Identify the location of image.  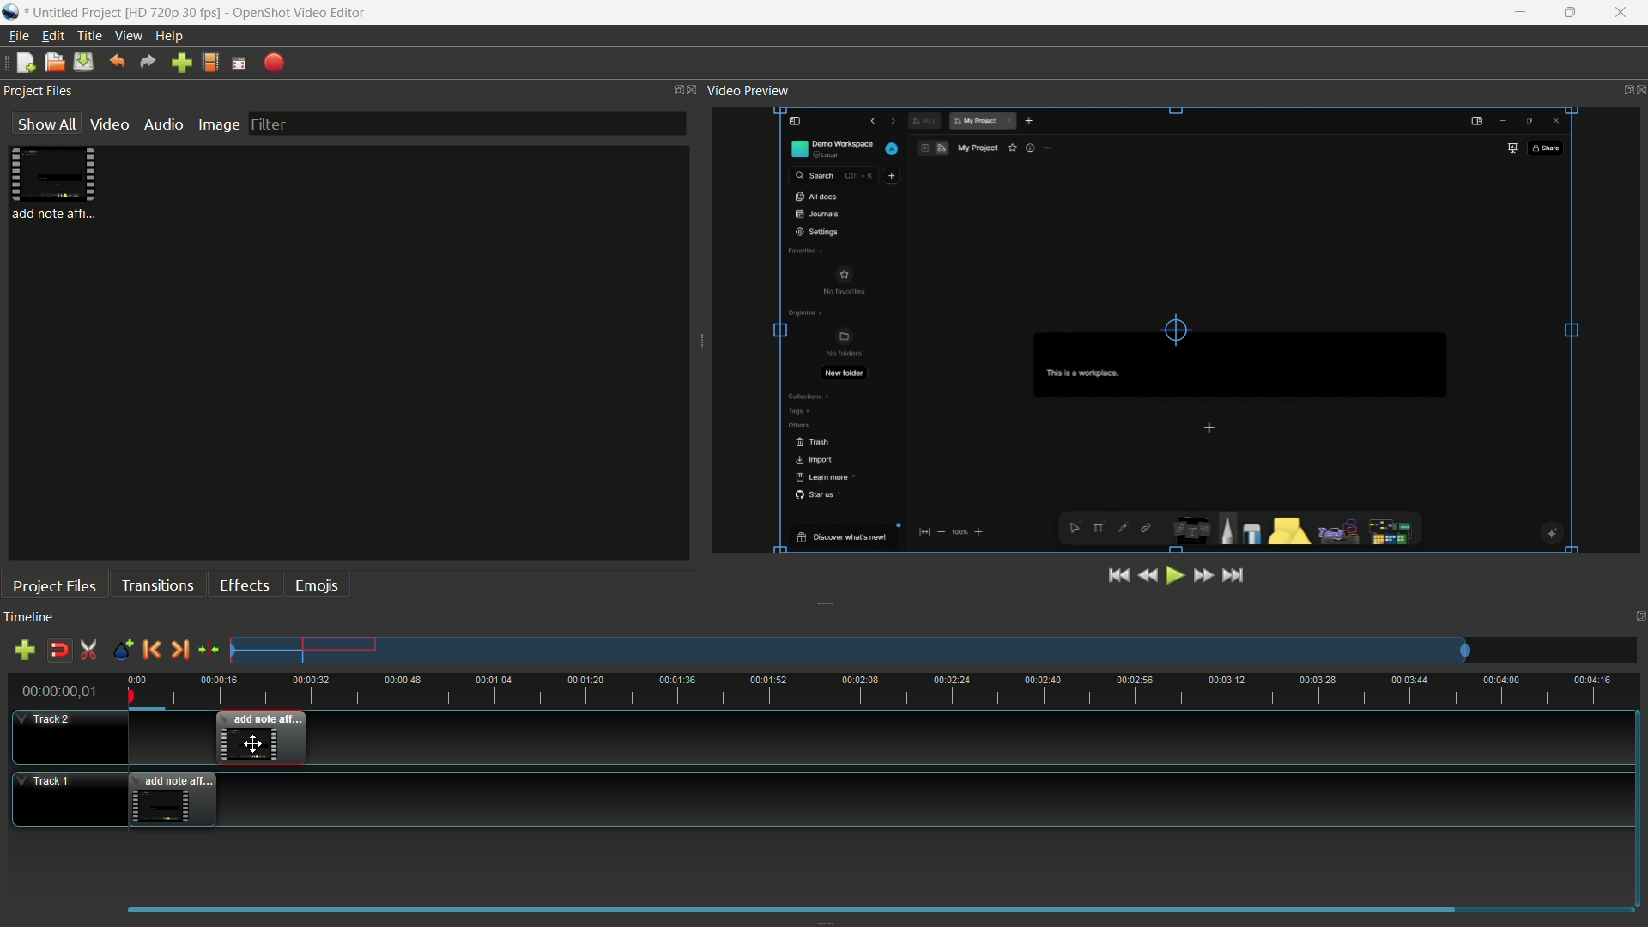
(218, 124).